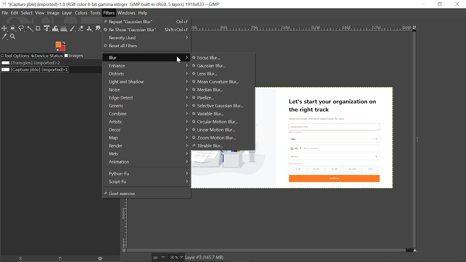  What do you see at coordinates (39, 29) in the screenshot?
I see `Crop tool` at bounding box center [39, 29].